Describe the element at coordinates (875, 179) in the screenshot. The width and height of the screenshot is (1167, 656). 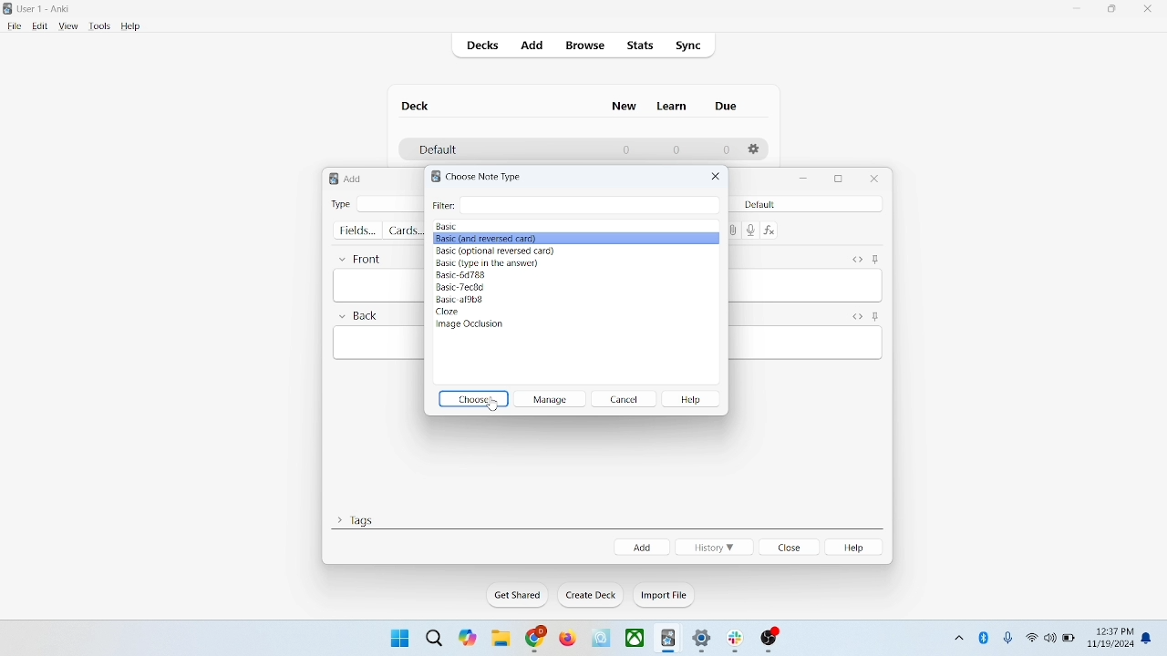
I see `close` at that location.